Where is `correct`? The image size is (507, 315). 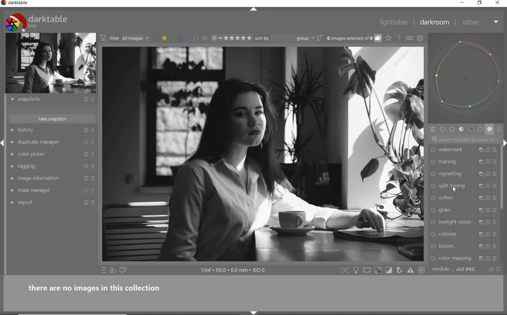 correct is located at coordinates (480, 129).